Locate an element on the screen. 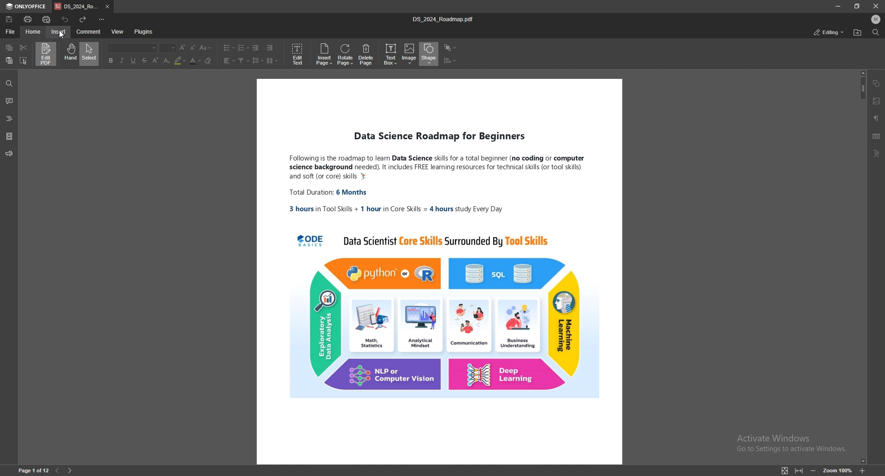 The height and width of the screenshot is (476, 885). Activate Windows
Go to Settings to activate Windows. is located at coordinates (787, 444).